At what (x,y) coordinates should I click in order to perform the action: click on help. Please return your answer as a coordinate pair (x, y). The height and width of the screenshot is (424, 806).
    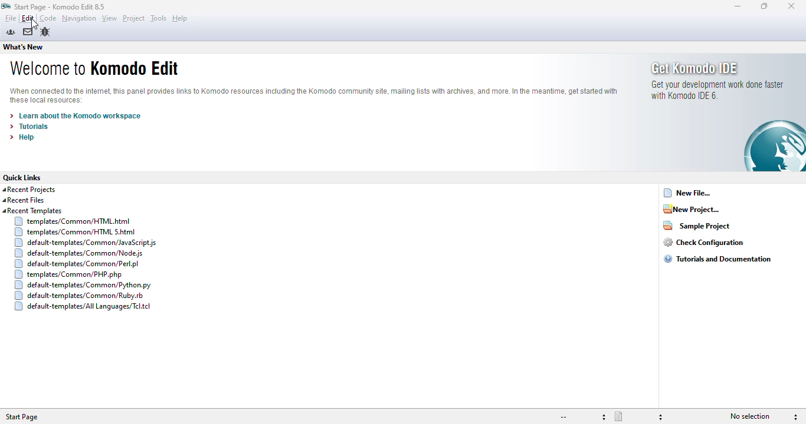
    Looking at the image, I should click on (179, 18).